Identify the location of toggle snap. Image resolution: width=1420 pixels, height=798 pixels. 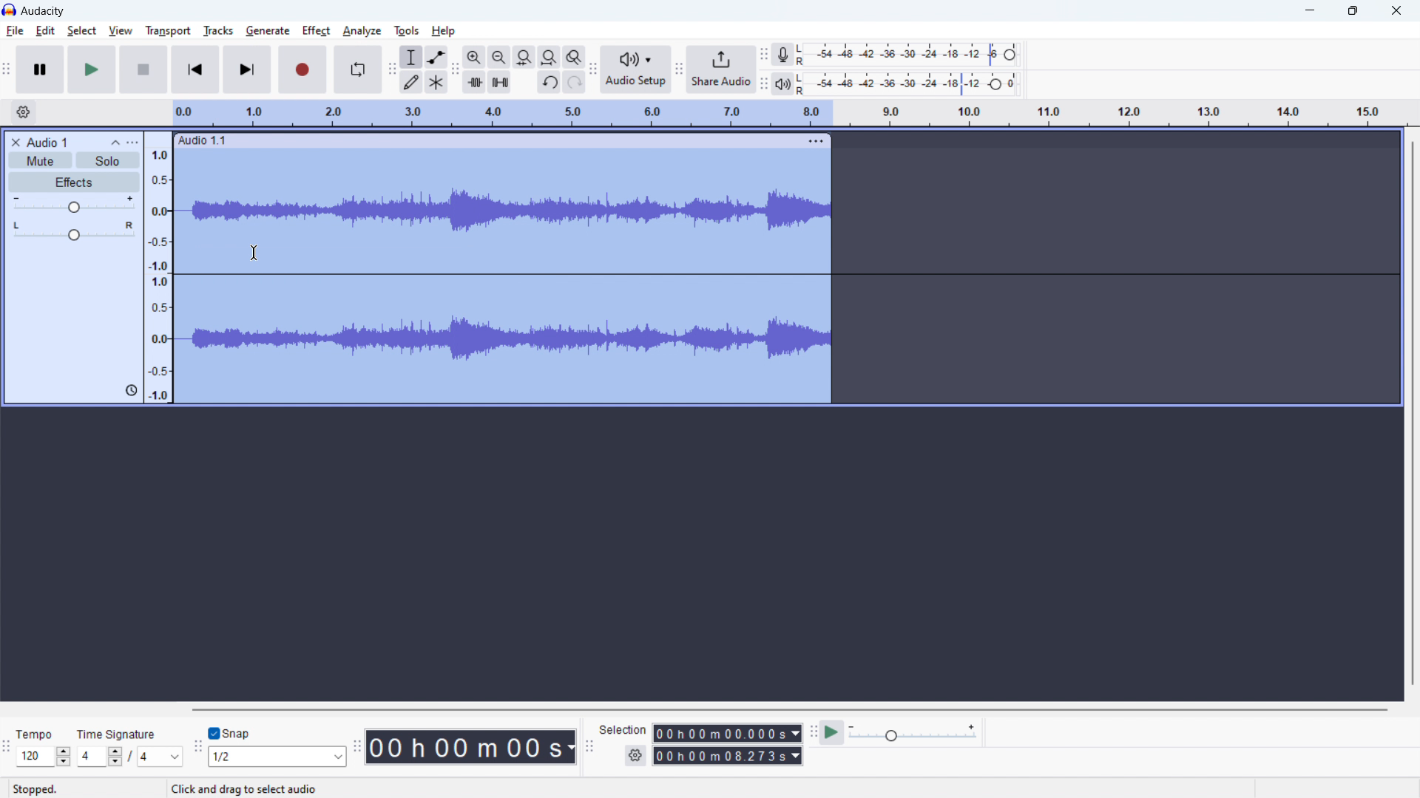
(230, 732).